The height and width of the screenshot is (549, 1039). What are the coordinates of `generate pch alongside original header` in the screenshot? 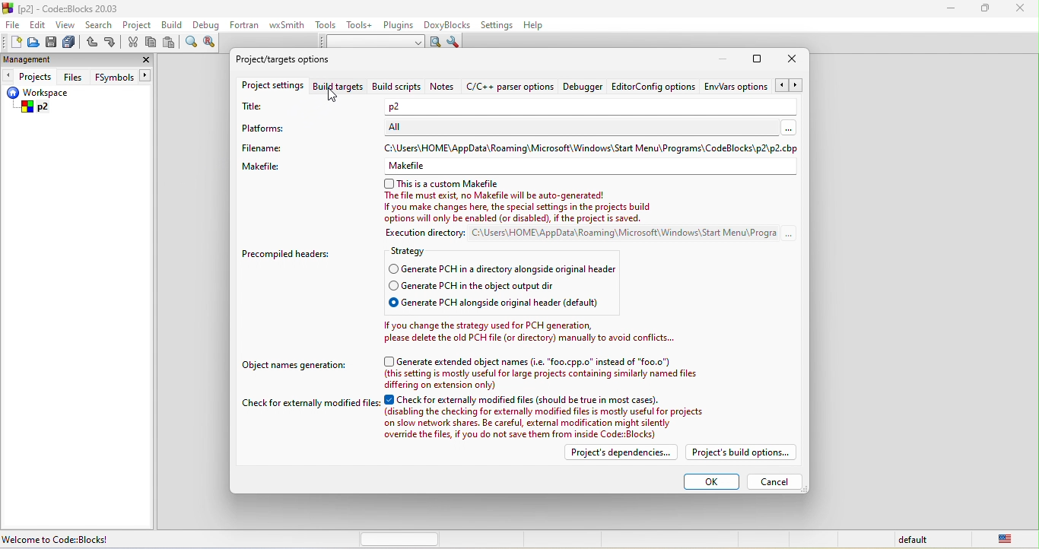 It's located at (513, 303).